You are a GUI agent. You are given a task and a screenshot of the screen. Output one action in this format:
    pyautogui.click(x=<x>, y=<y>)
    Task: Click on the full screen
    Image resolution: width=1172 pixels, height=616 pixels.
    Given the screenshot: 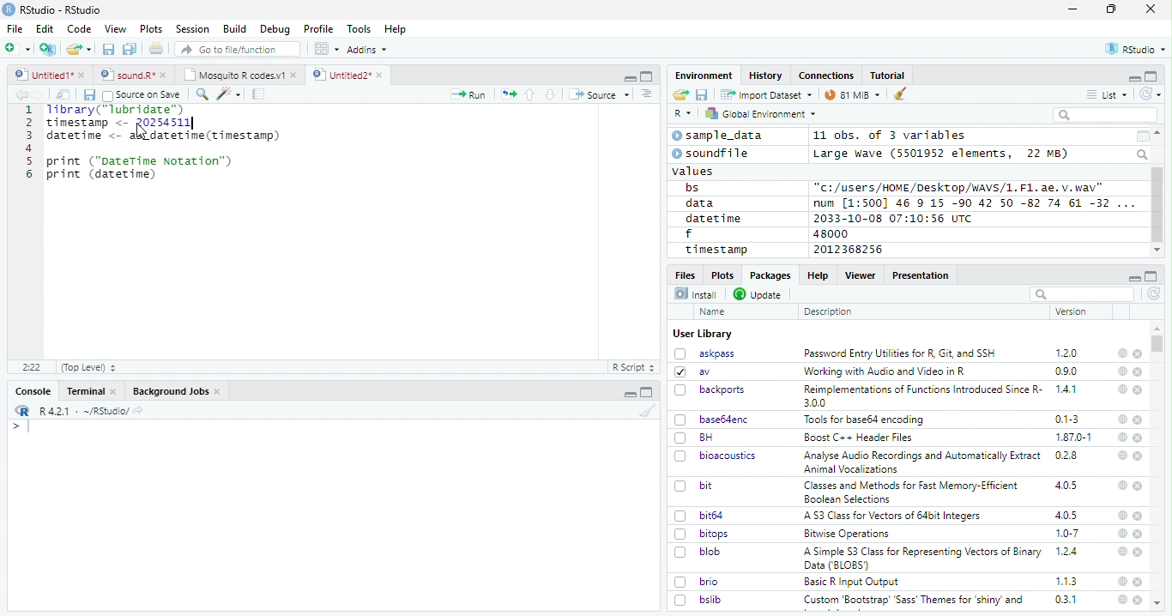 What is the action you would take?
    pyautogui.click(x=1151, y=76)
    